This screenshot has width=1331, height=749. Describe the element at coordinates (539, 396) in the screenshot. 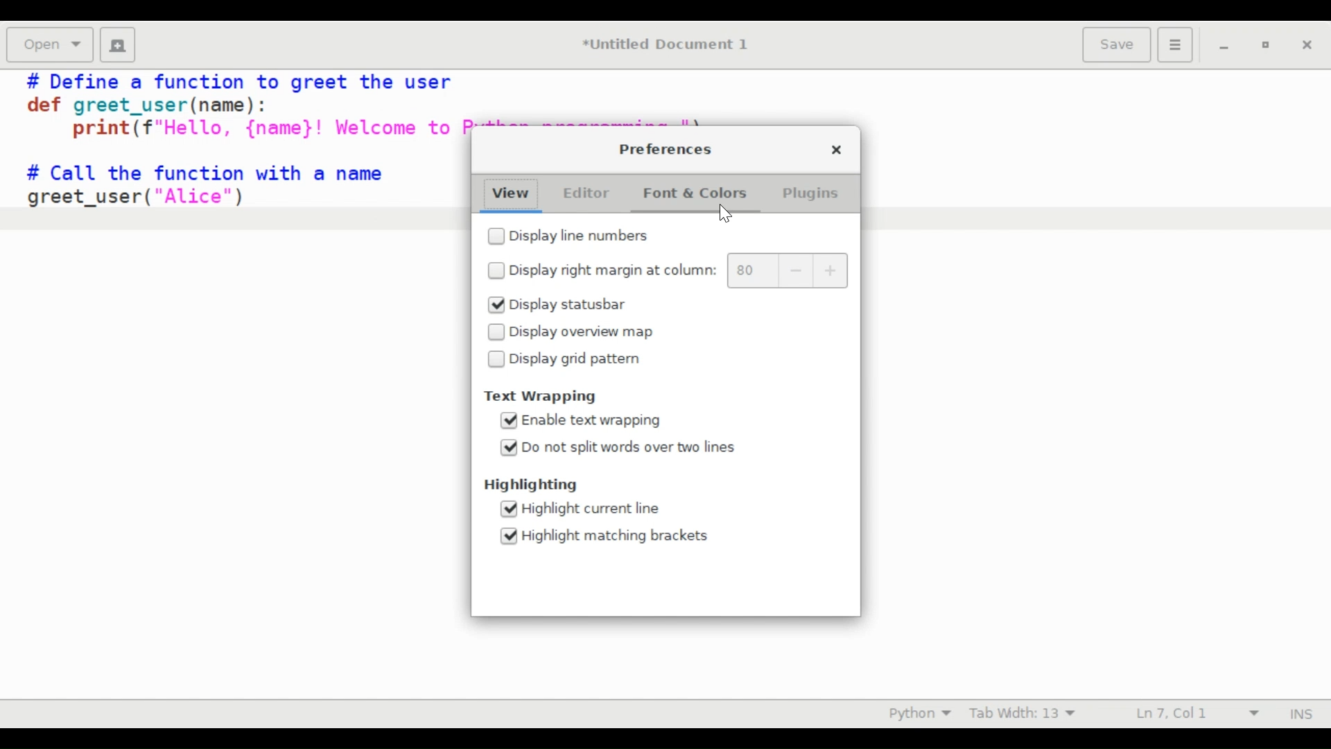

I see `Text Wrapping` at that location.